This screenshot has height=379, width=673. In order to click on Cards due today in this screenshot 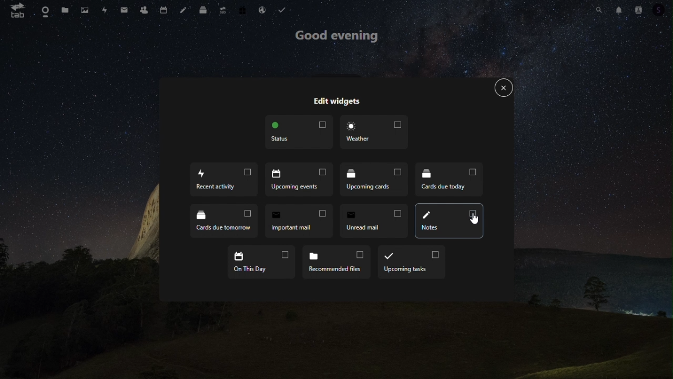, I will do `click(447, 179)`.